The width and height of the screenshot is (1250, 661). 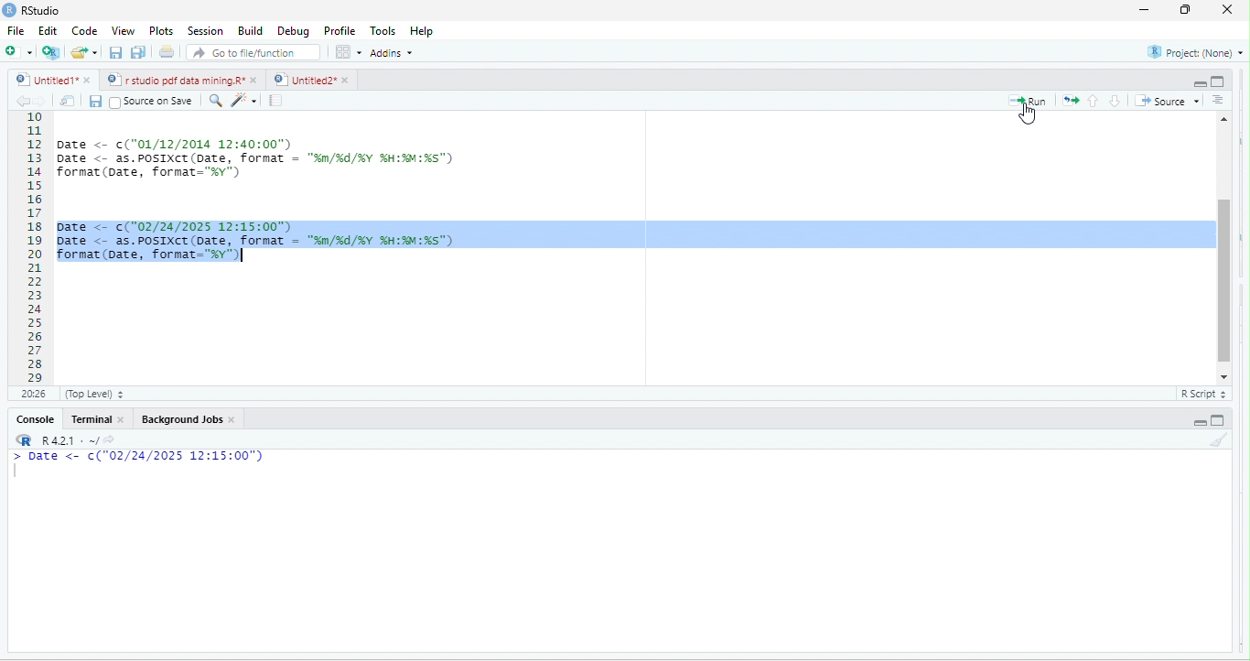 I want to click on code tools, so click(x=245, y=101).